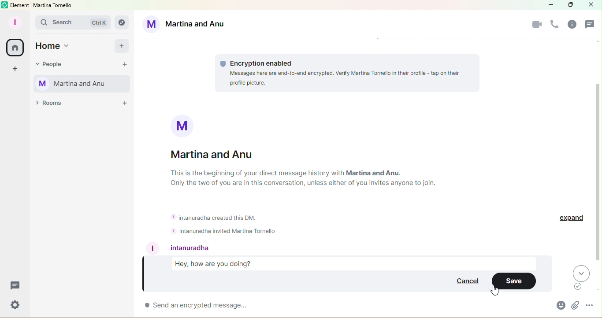  Describe the element at coordinates (223, 231) in the screenshot. I see `+ intanuradha invited Martina Tornello` at that location.